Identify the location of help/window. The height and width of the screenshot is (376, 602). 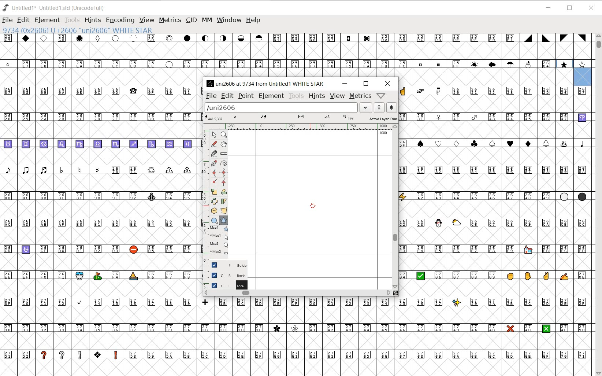
(381, 95).